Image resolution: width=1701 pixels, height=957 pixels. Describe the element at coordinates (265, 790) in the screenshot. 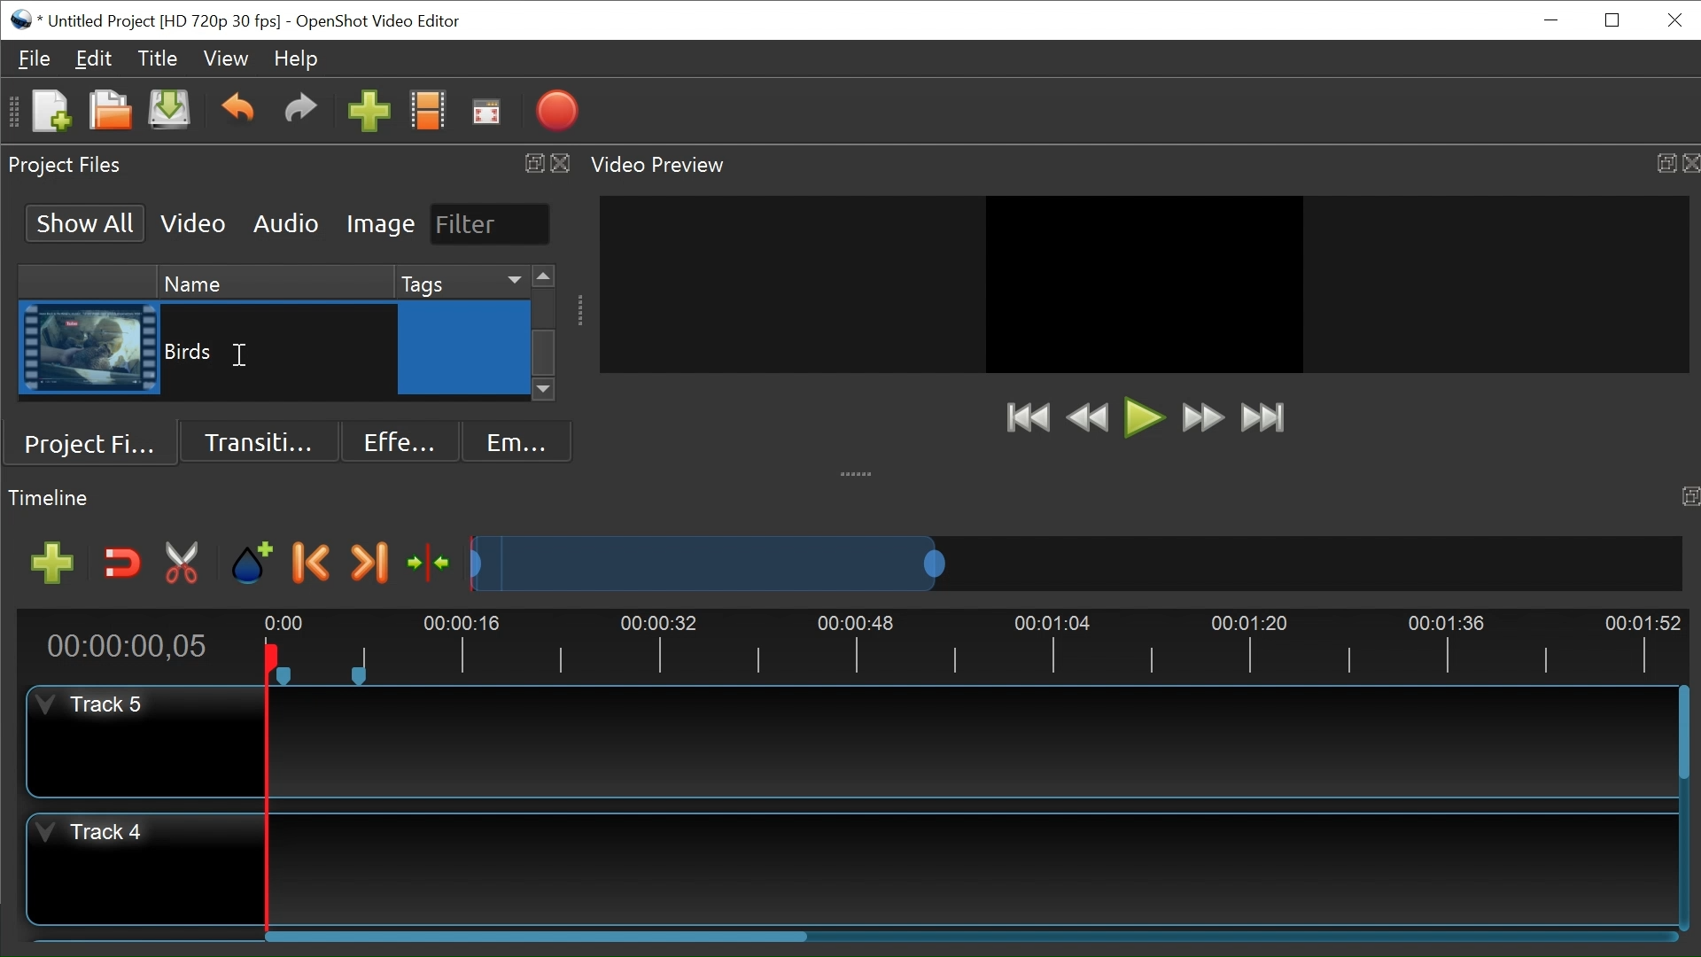

I see `Timeline cursor` at that location.